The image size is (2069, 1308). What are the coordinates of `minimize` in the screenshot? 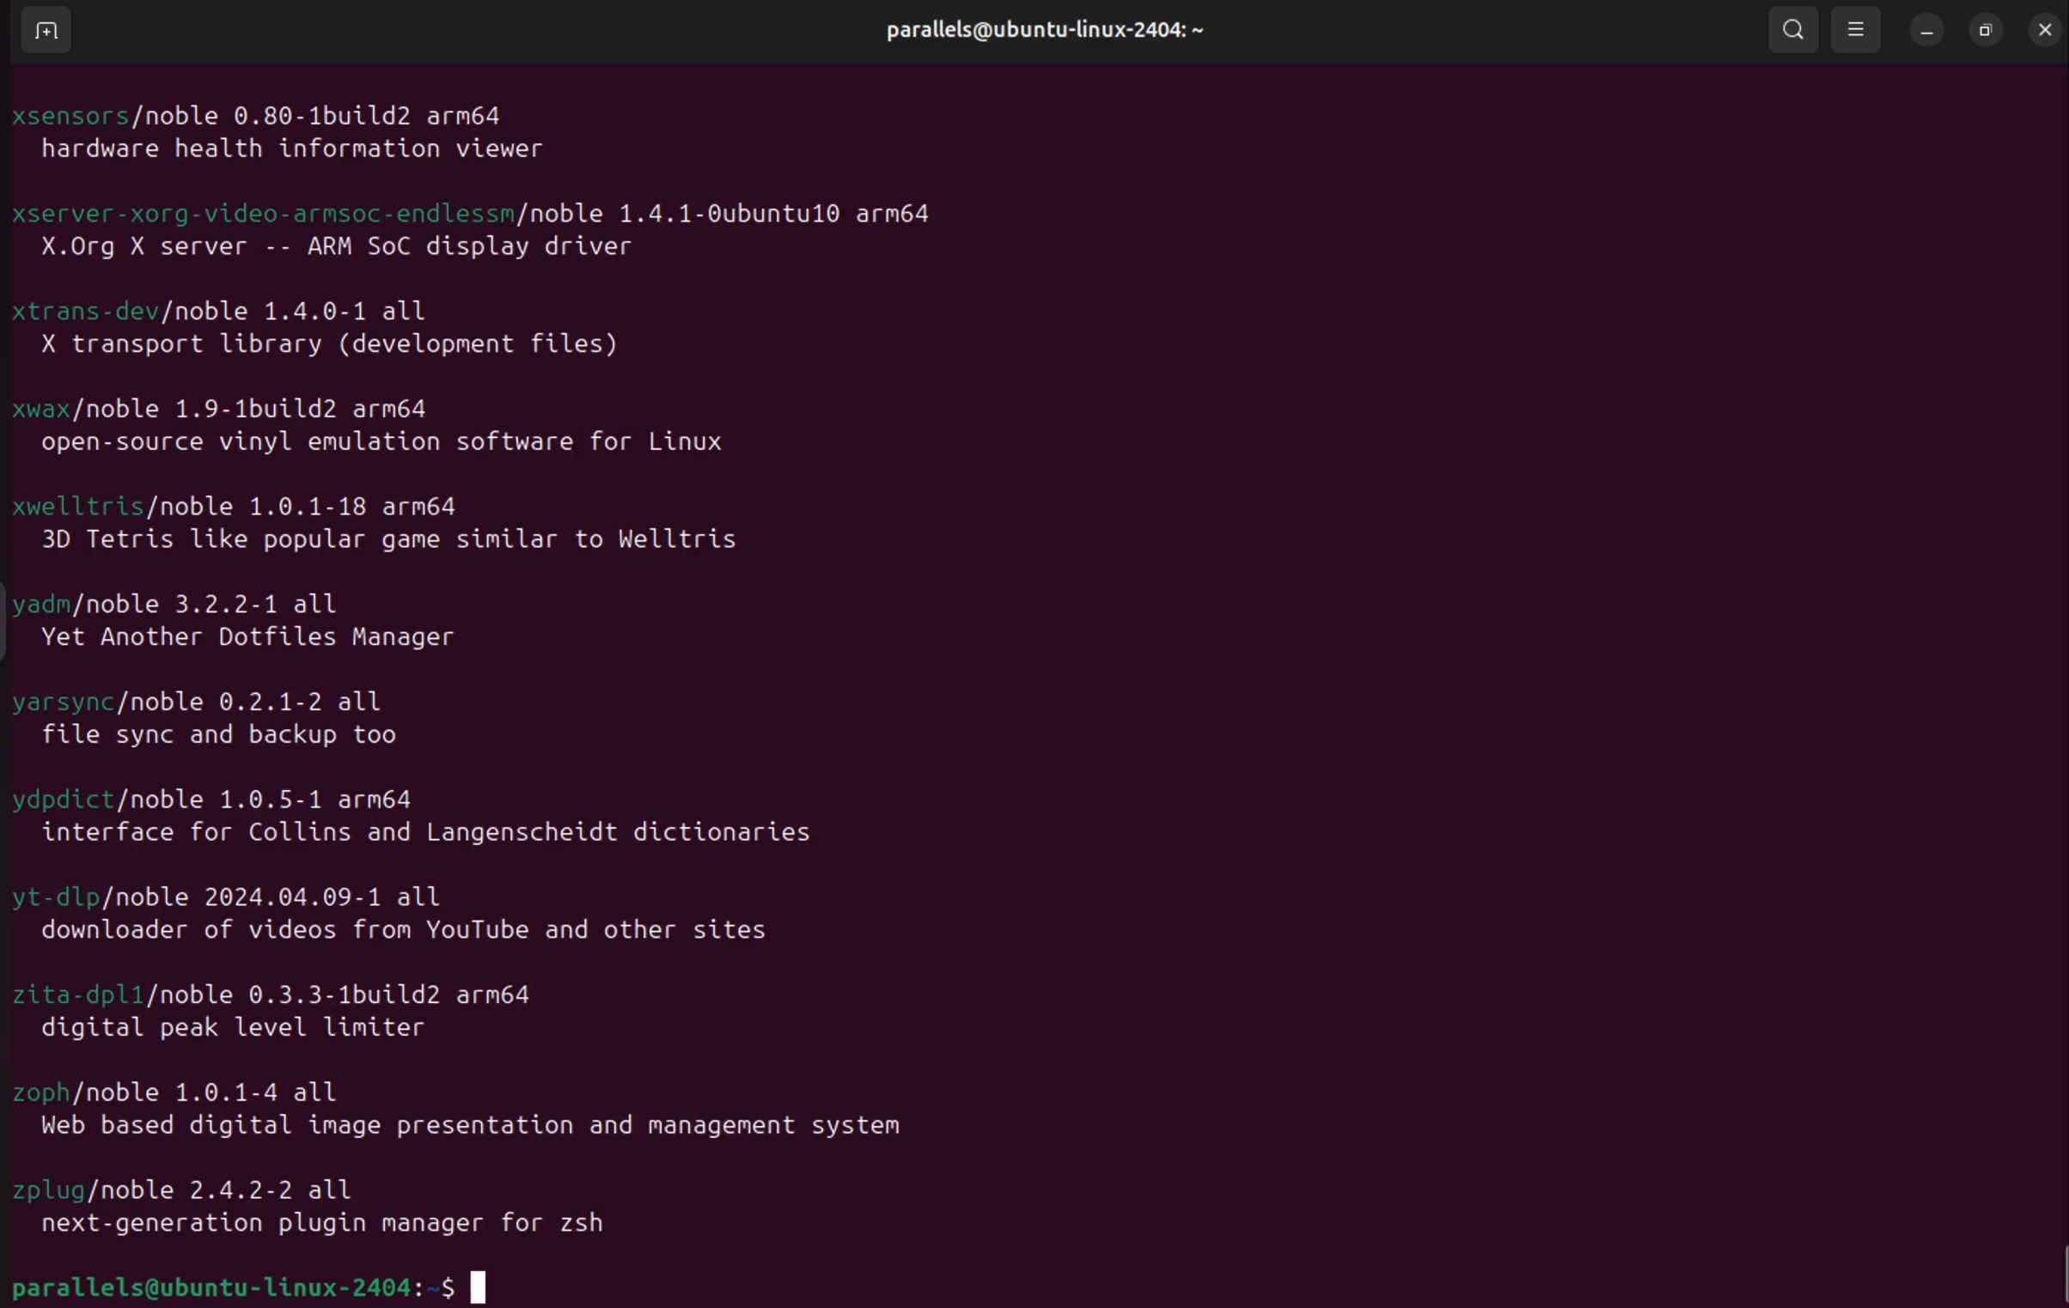 It's located at (1923, 27).